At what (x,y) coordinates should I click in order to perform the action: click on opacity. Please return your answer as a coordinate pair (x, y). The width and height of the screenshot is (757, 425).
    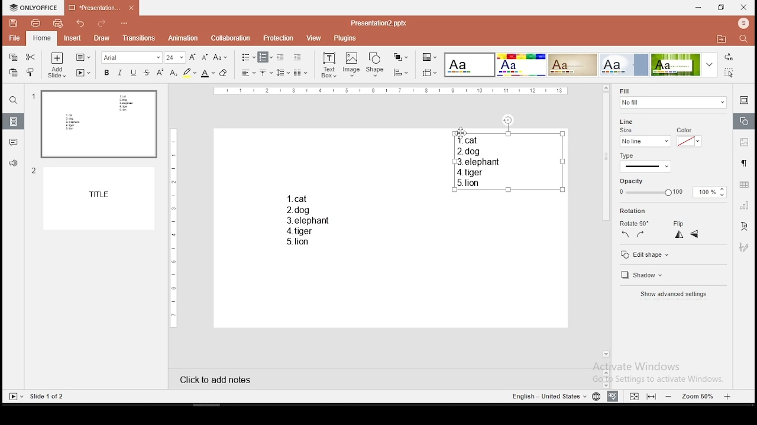
    Looking at the image, I should click on (673, 188).